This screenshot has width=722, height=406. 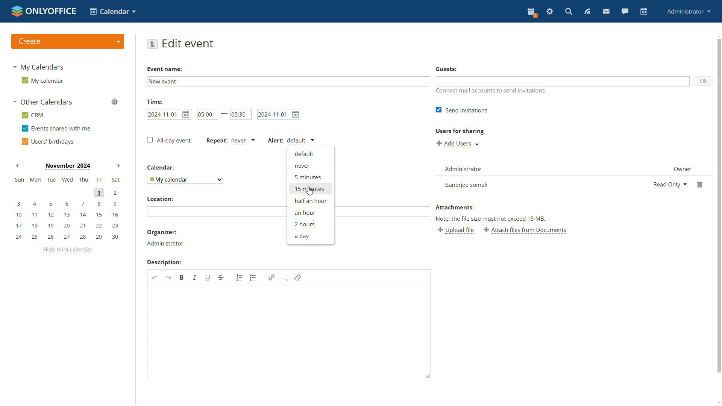 What do you see at coordinates (155, 278) in the screenshot?
I see `undo` at bounding box center [155, 278].